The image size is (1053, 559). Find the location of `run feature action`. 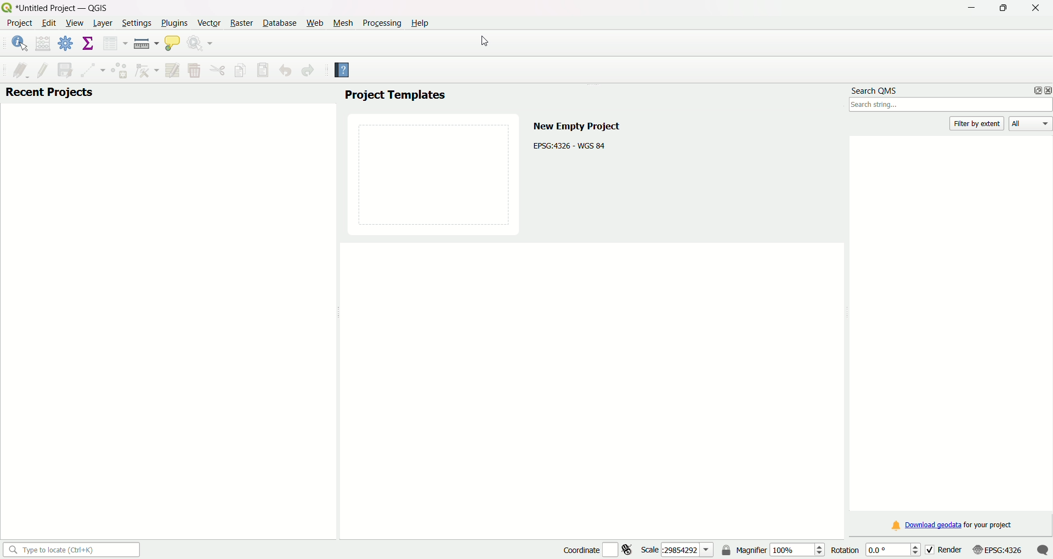

run feature action is located at coordinates (202, 44).